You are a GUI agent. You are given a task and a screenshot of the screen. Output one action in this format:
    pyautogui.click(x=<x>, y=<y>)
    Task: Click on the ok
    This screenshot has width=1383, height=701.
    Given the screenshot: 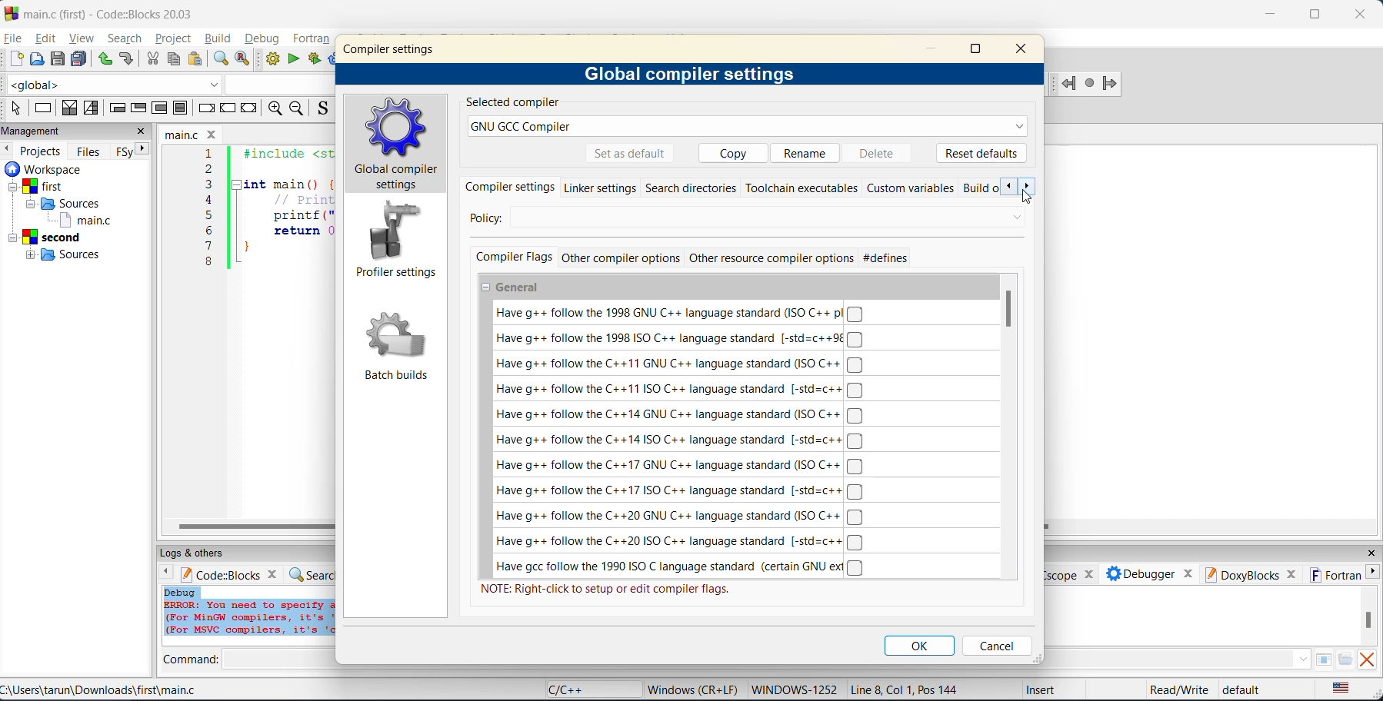 What is the action you would take?
    pyautogui.click(x=921, y=646)
    